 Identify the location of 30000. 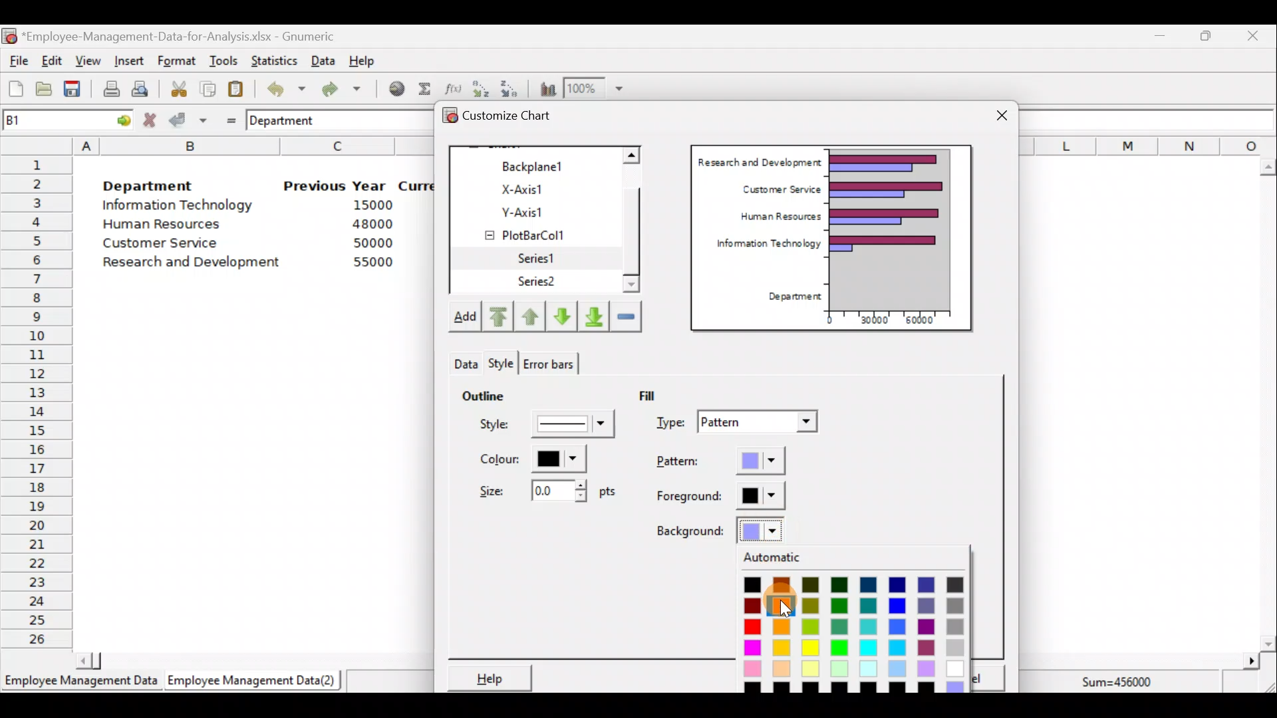
(873, 318).